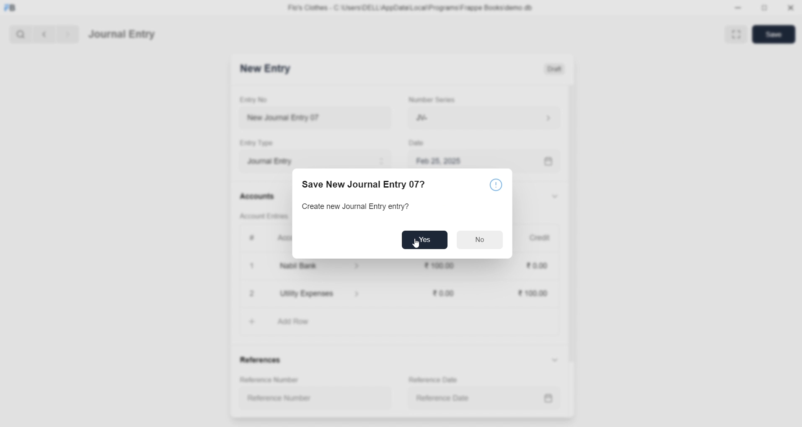 The height and width of the screenshot is (427, 802). Describe the element at coordinates (417, 247) in the screenshot. I see `cursor` at that location.